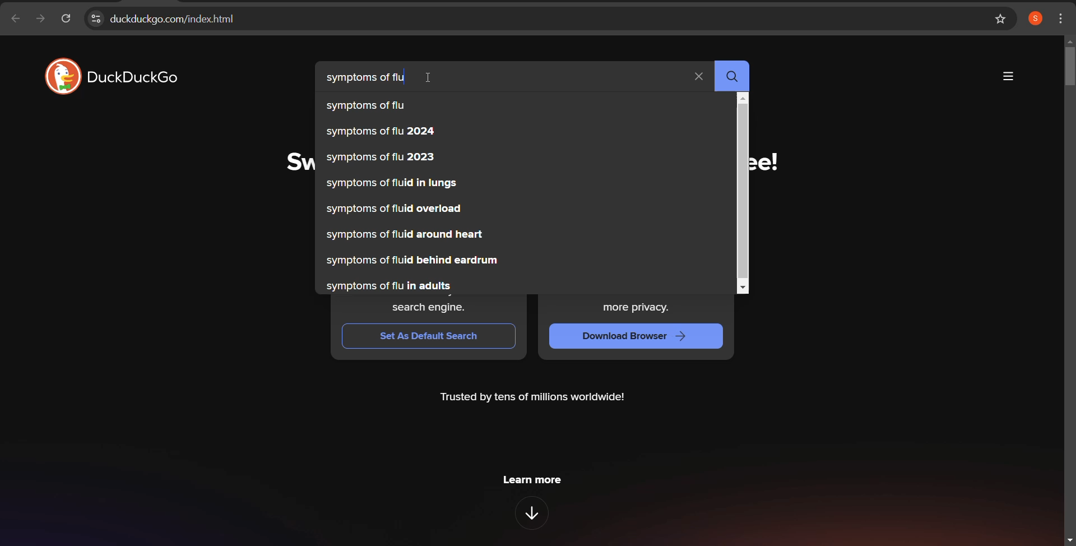 The width and height of the screenshot is (1076, 546). What do you see at coordinates (431, 78) in the screenshot?
I see `cursor` at bounding box center [431, 78].